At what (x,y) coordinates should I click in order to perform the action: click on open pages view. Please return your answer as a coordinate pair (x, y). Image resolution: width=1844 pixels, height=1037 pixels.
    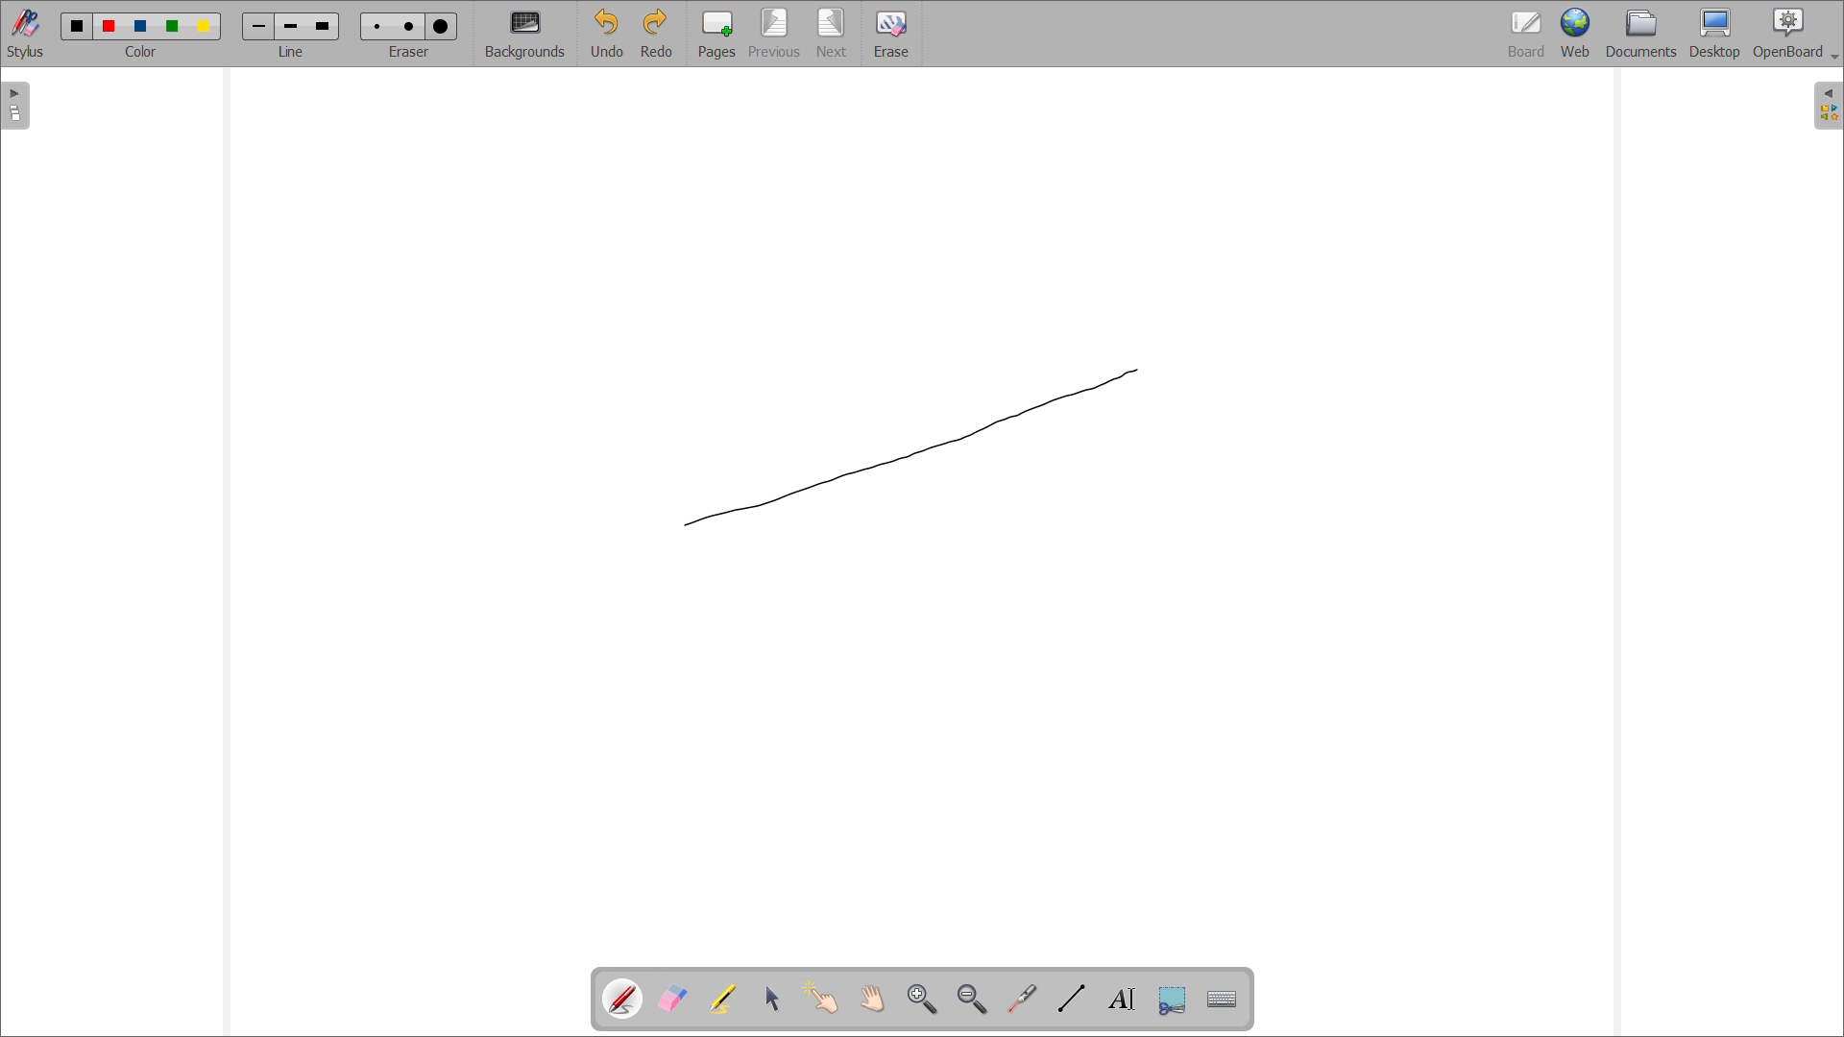
    Looking at the image, I should click on (16, 106).